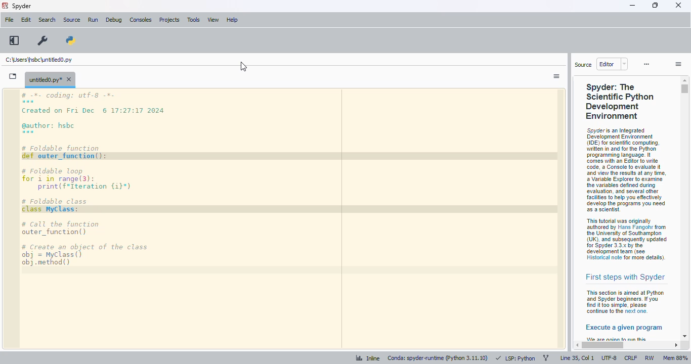 The width and height of the screenshot is (691, 364). Describe the element at coordinates (170, 20) in the screenshot. I see `projects` at that location.